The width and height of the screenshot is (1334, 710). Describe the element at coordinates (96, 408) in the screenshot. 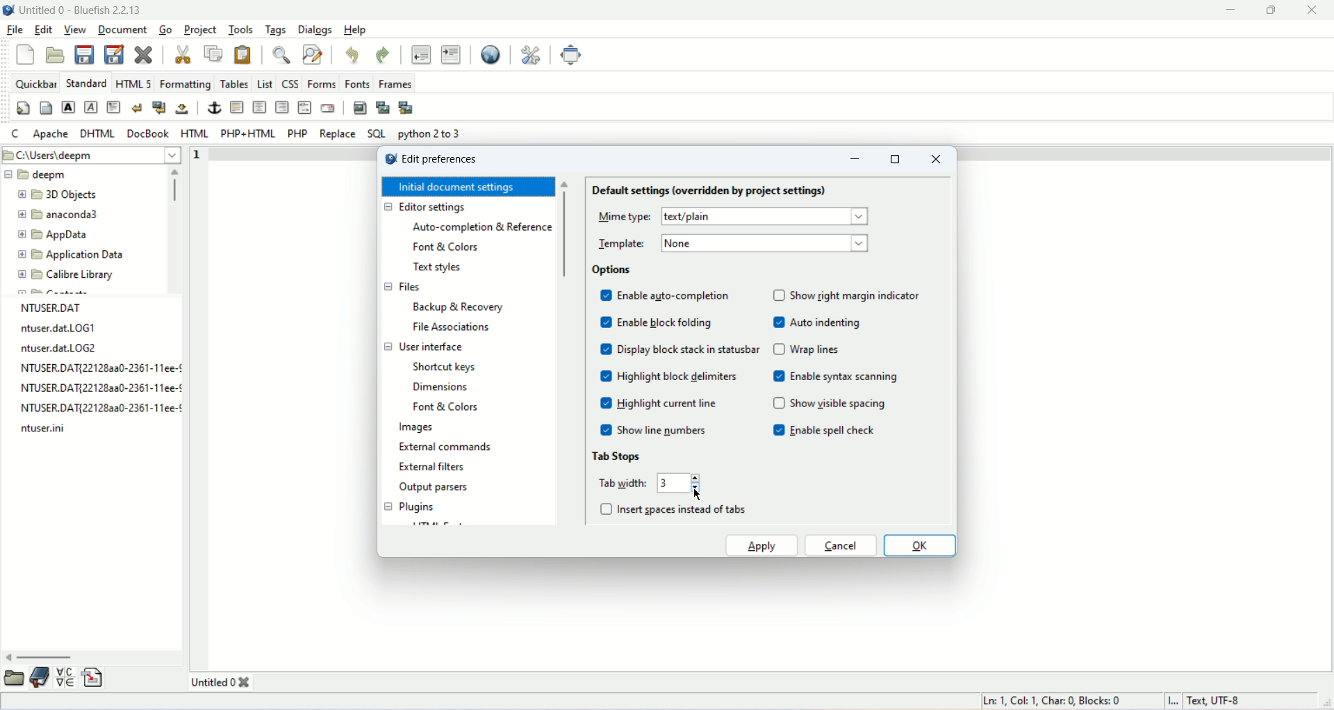

I see `NTUSER.DAT{22128aa0-2361-11ee-¢` at that location.